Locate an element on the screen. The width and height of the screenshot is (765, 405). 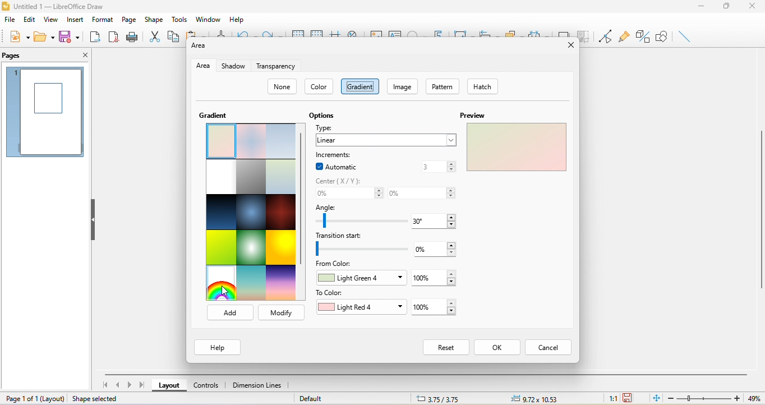
title is located at coordinates (63, 7).